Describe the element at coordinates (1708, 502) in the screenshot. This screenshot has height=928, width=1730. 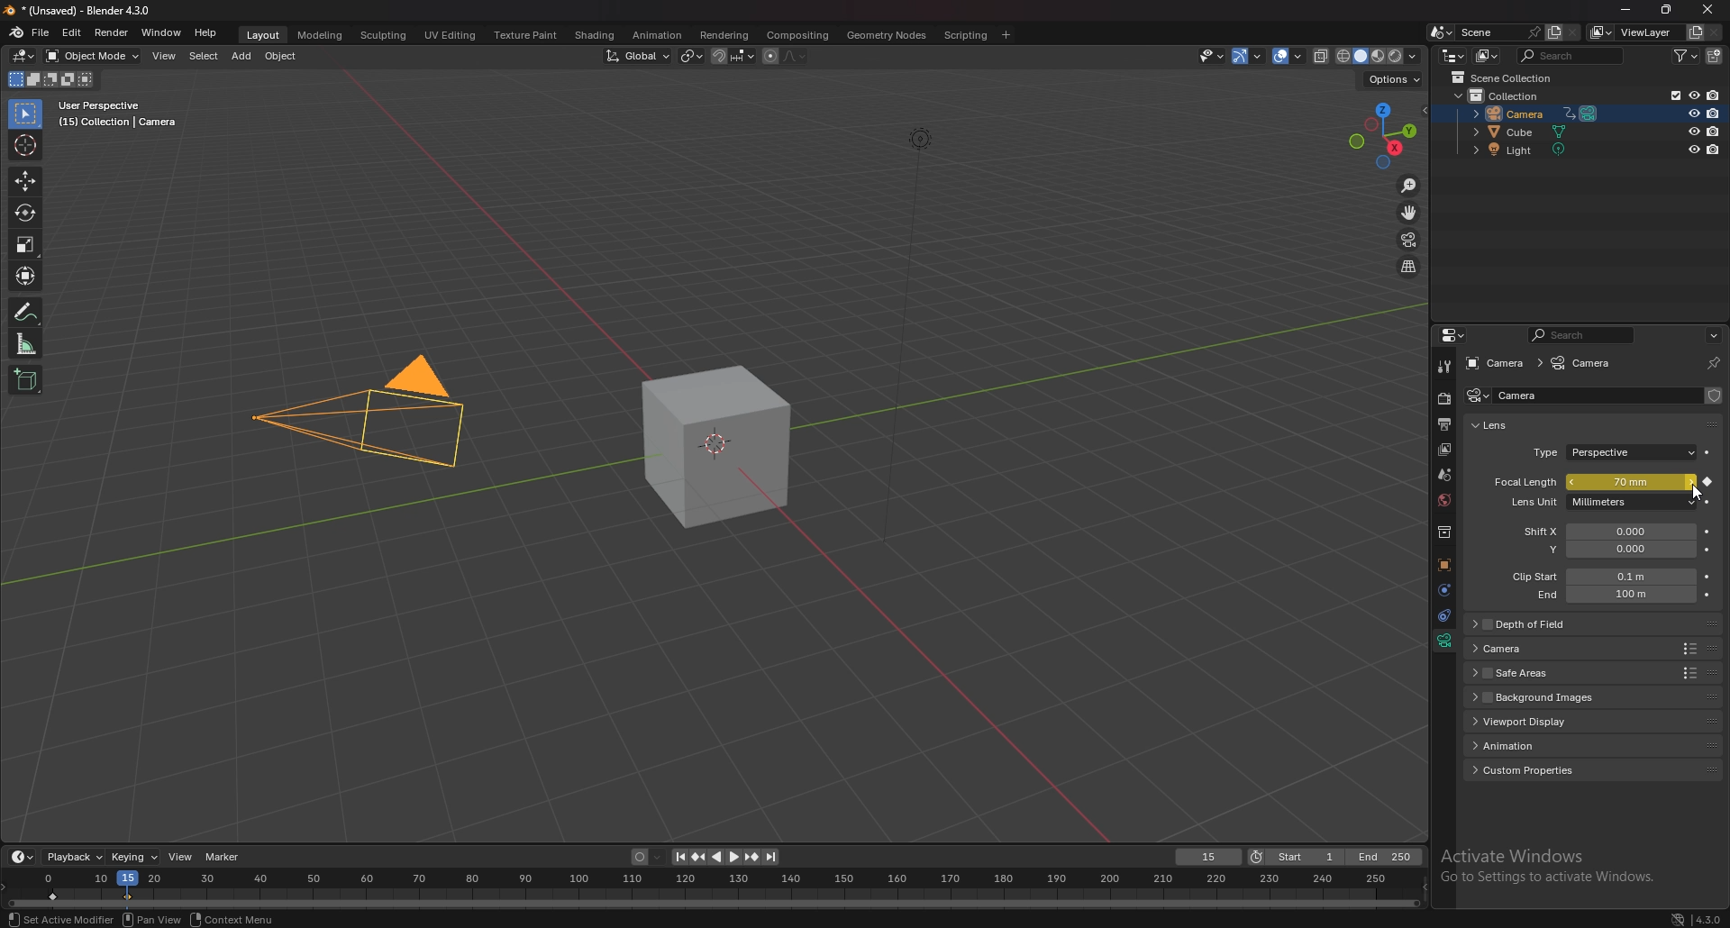
I see `animate property` at that location.